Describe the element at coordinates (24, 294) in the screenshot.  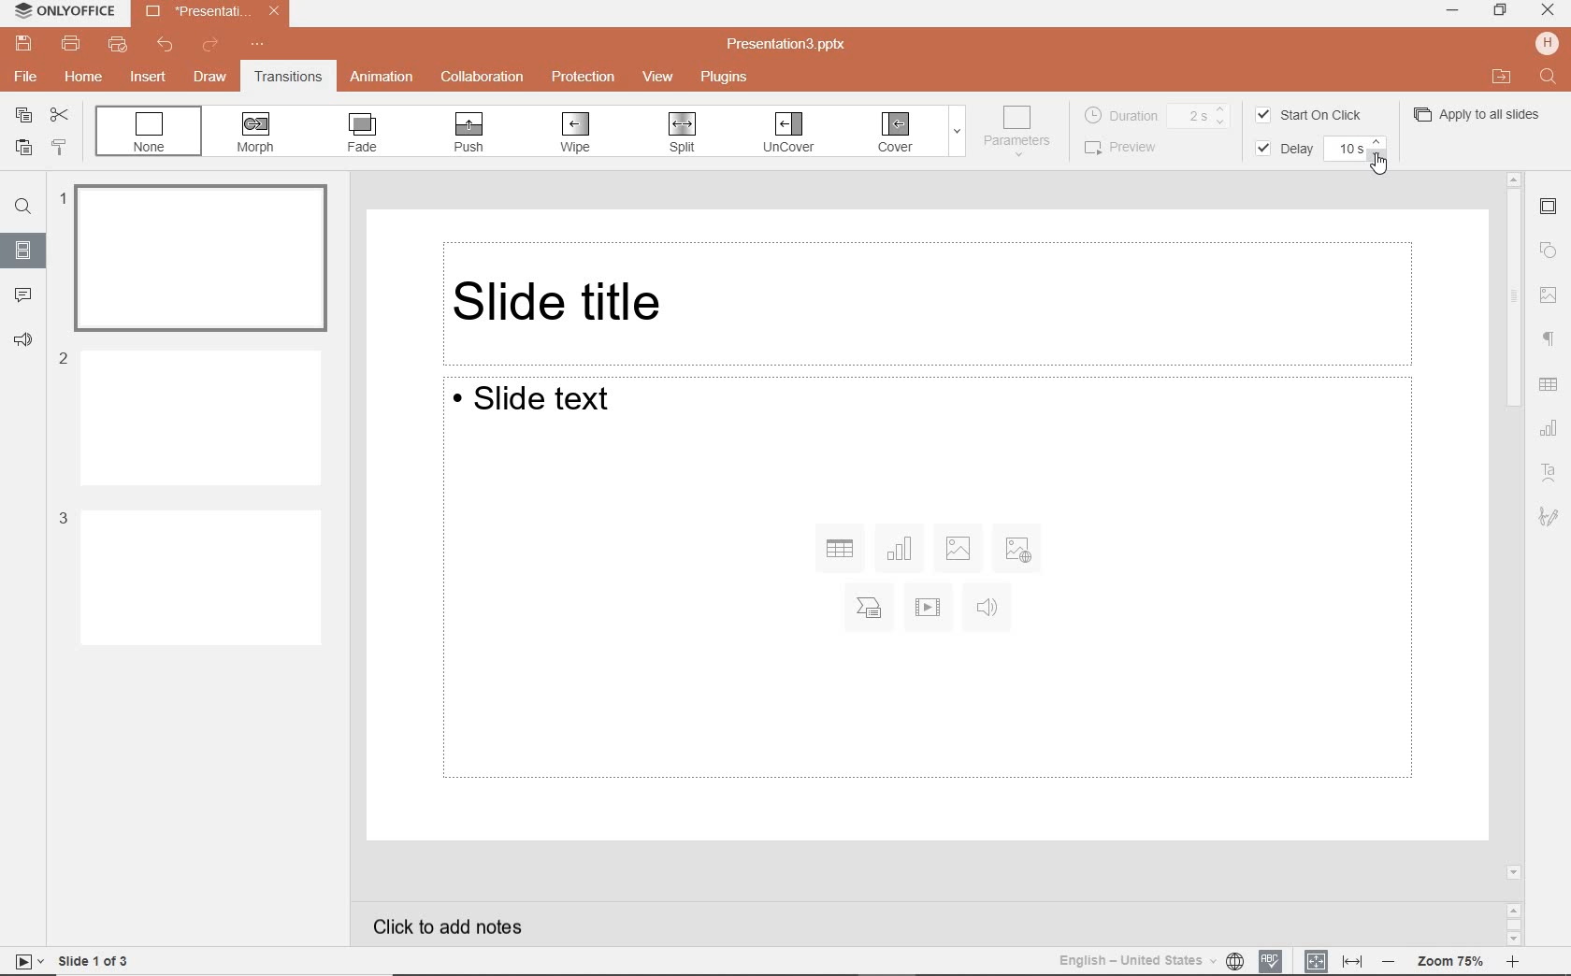
I see `comment` at that location.